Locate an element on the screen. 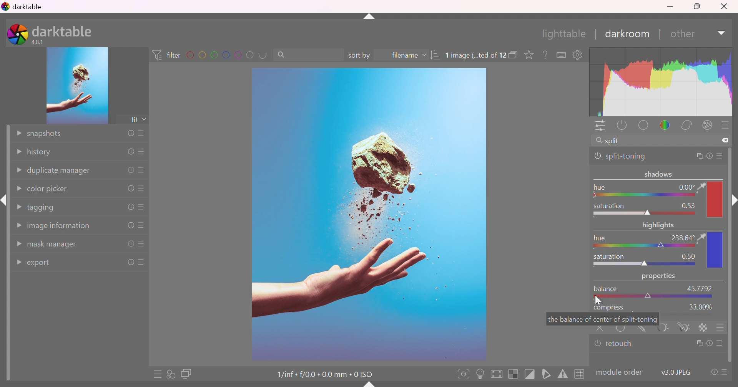  tagging is located at coordinates (43, 209).